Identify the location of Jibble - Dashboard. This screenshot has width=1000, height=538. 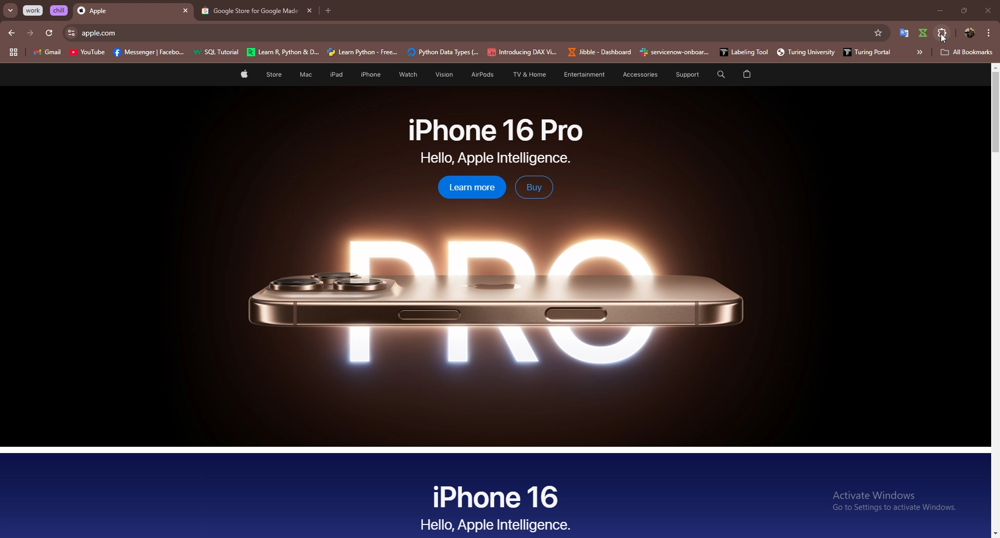
(597, 52).